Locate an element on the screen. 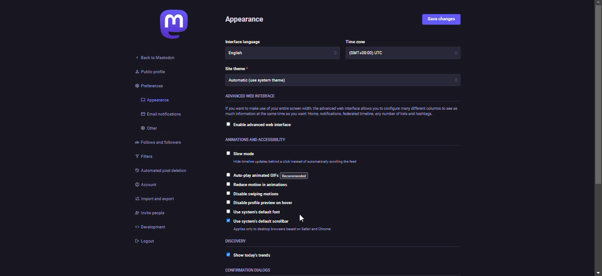  click to select is located at coordinates (227, 175).